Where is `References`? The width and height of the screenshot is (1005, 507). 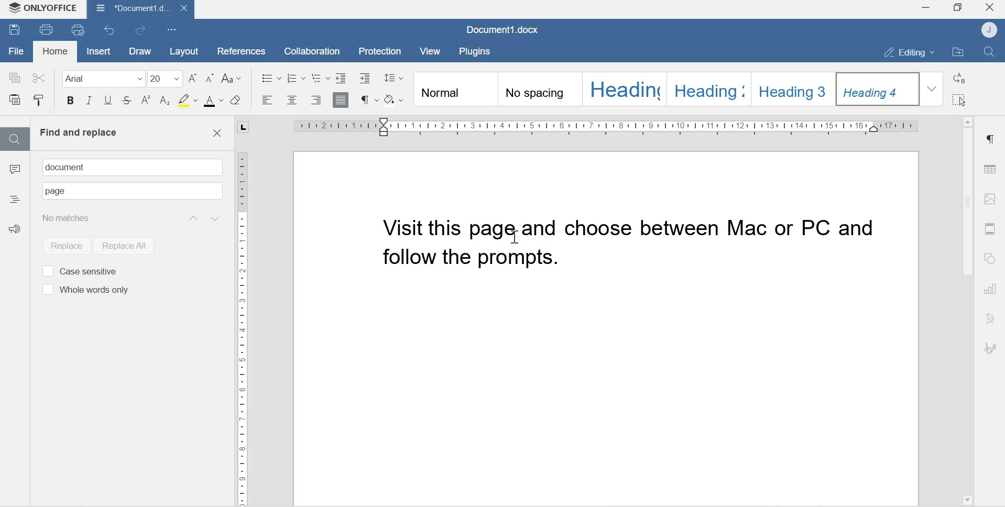 References is located at coordinates (237, 50).